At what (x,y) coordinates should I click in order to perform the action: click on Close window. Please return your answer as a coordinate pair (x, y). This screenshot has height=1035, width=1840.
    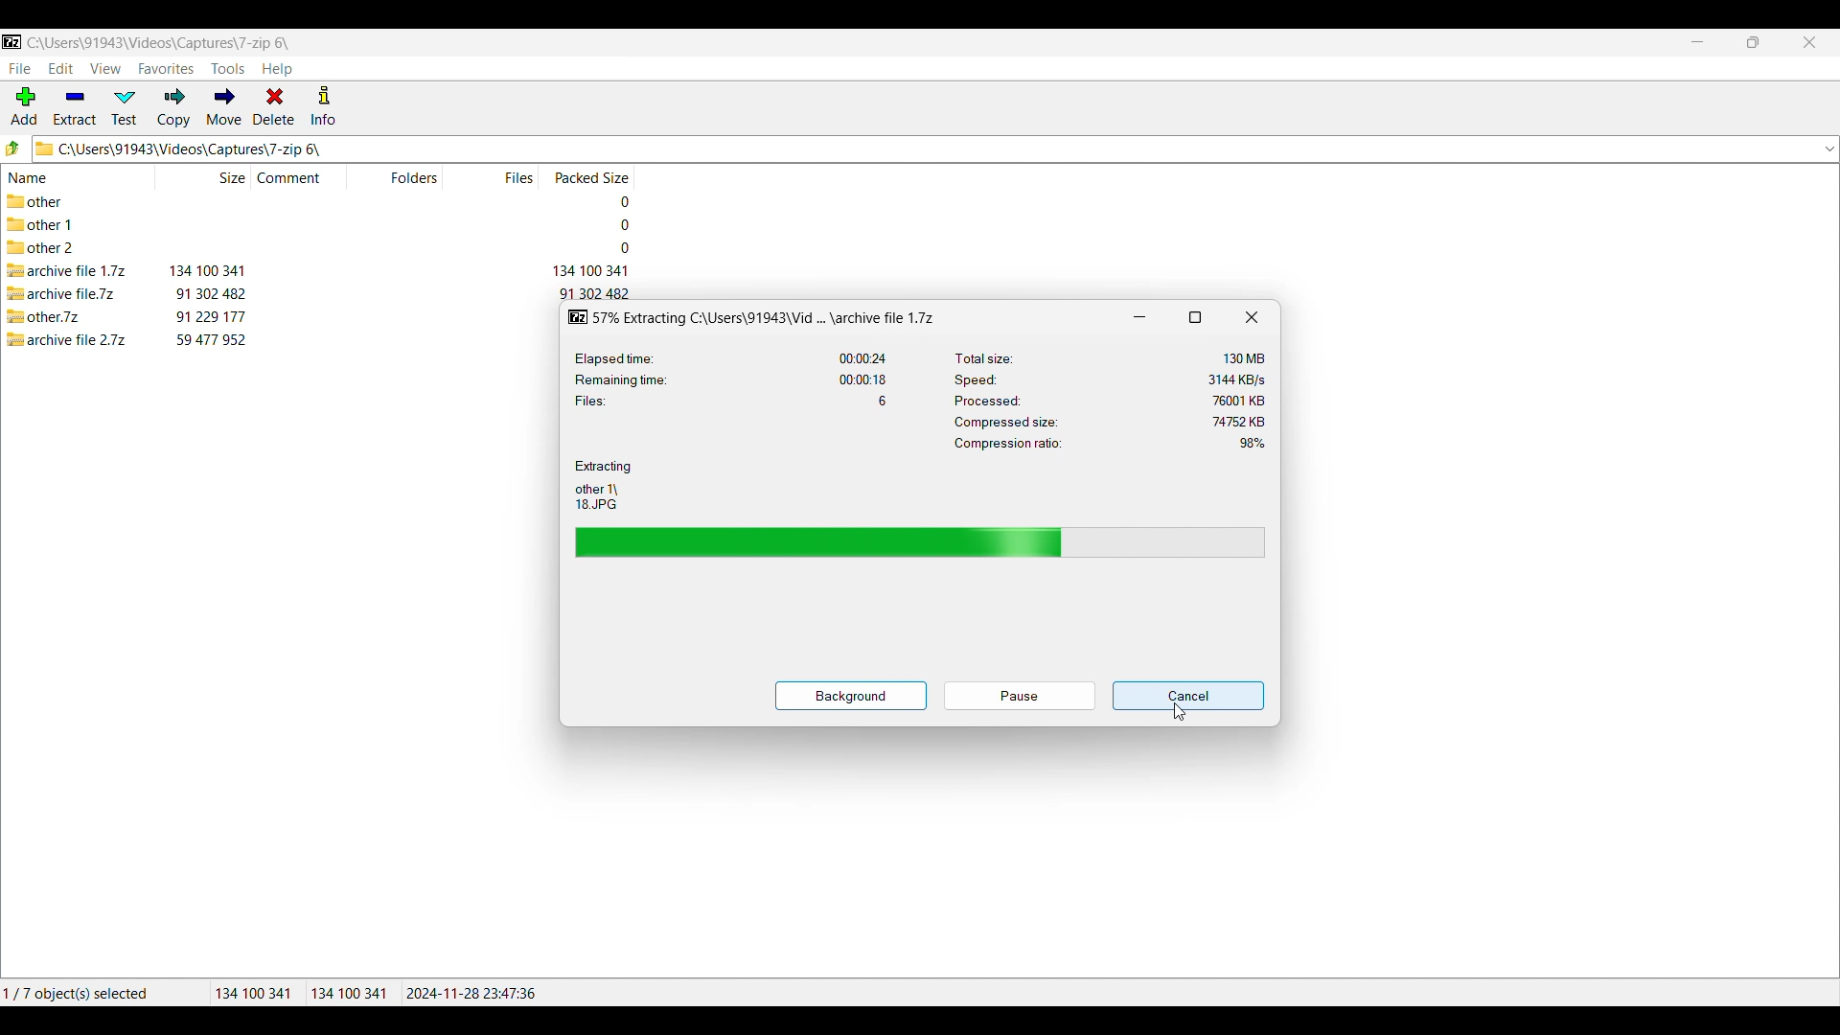
    Looking at the image, I should click on (1252, 317).